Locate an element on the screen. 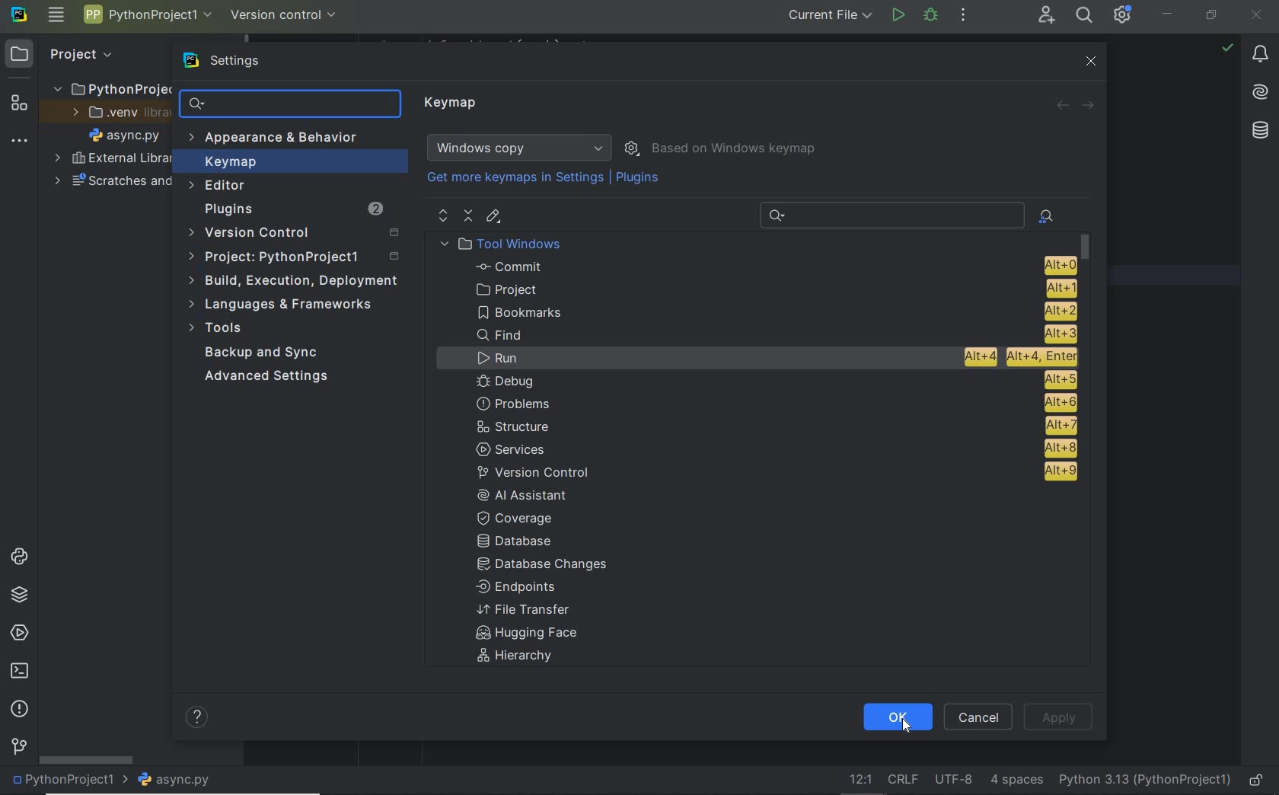  External Libraries is located at coordinates (109, 159).